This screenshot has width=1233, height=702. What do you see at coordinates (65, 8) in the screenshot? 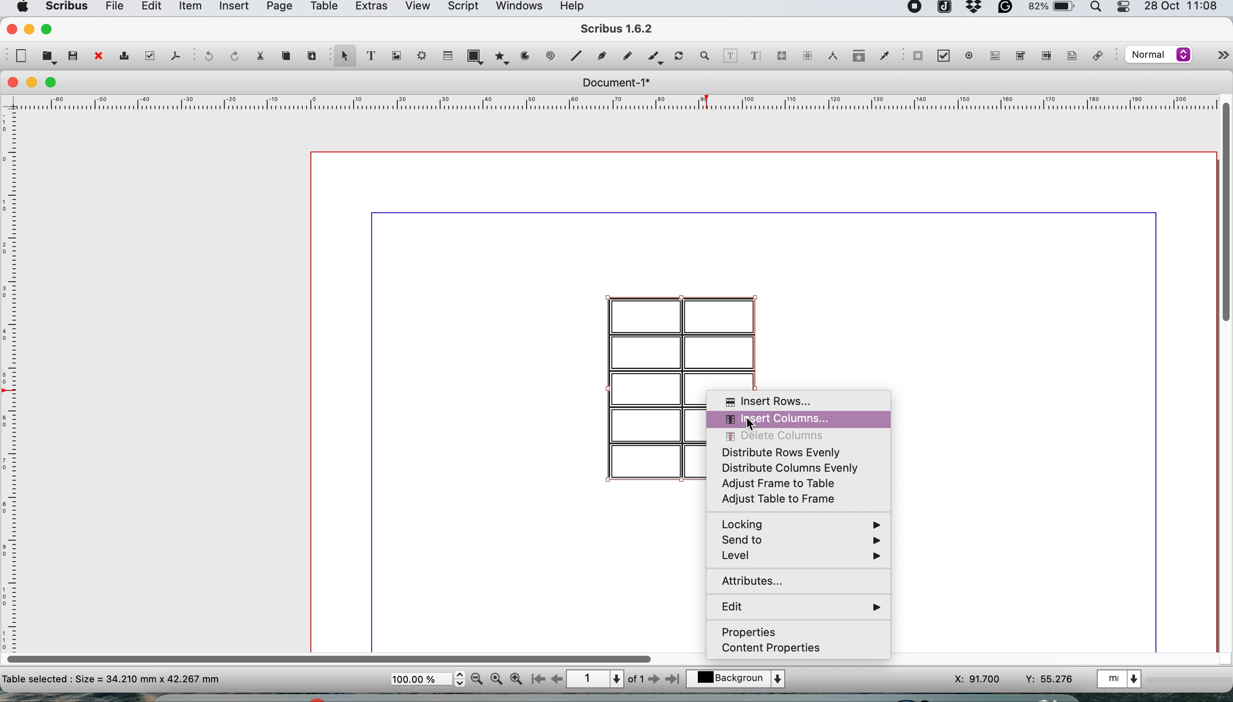
I see `scribus` at bounding box center [65, 8].